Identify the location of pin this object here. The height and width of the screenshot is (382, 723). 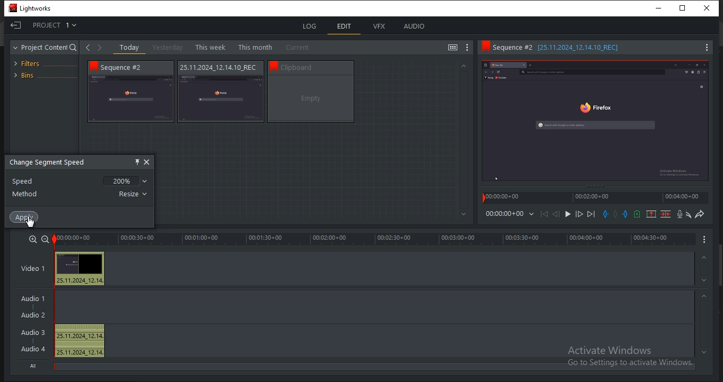
(138, 162).